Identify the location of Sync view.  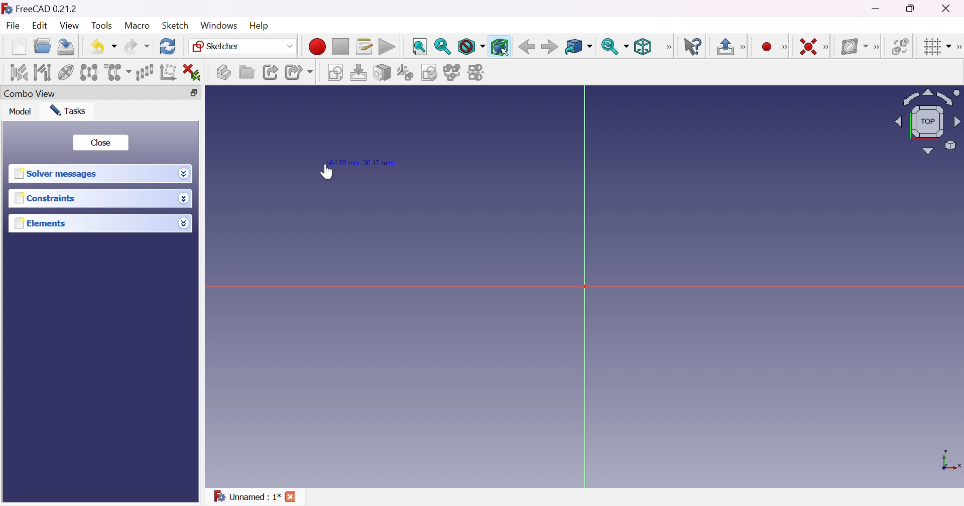
(615, 48).